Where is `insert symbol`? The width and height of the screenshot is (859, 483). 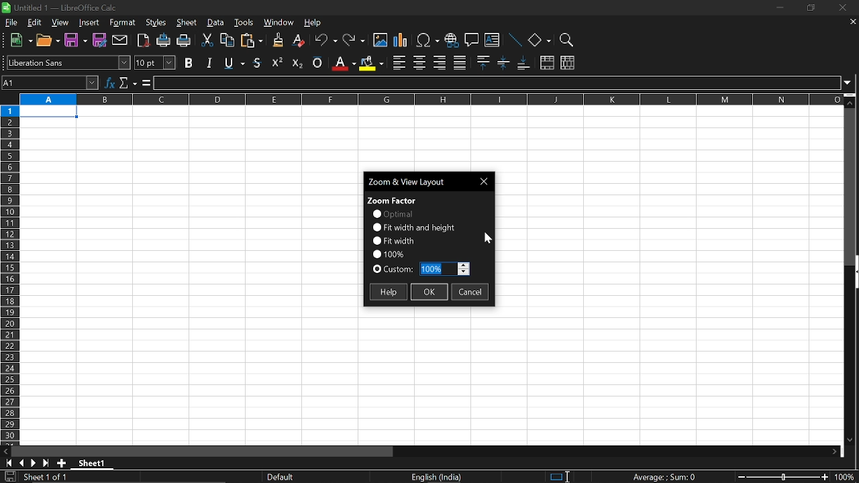 insert symbol is located at coordinates (427, 40).